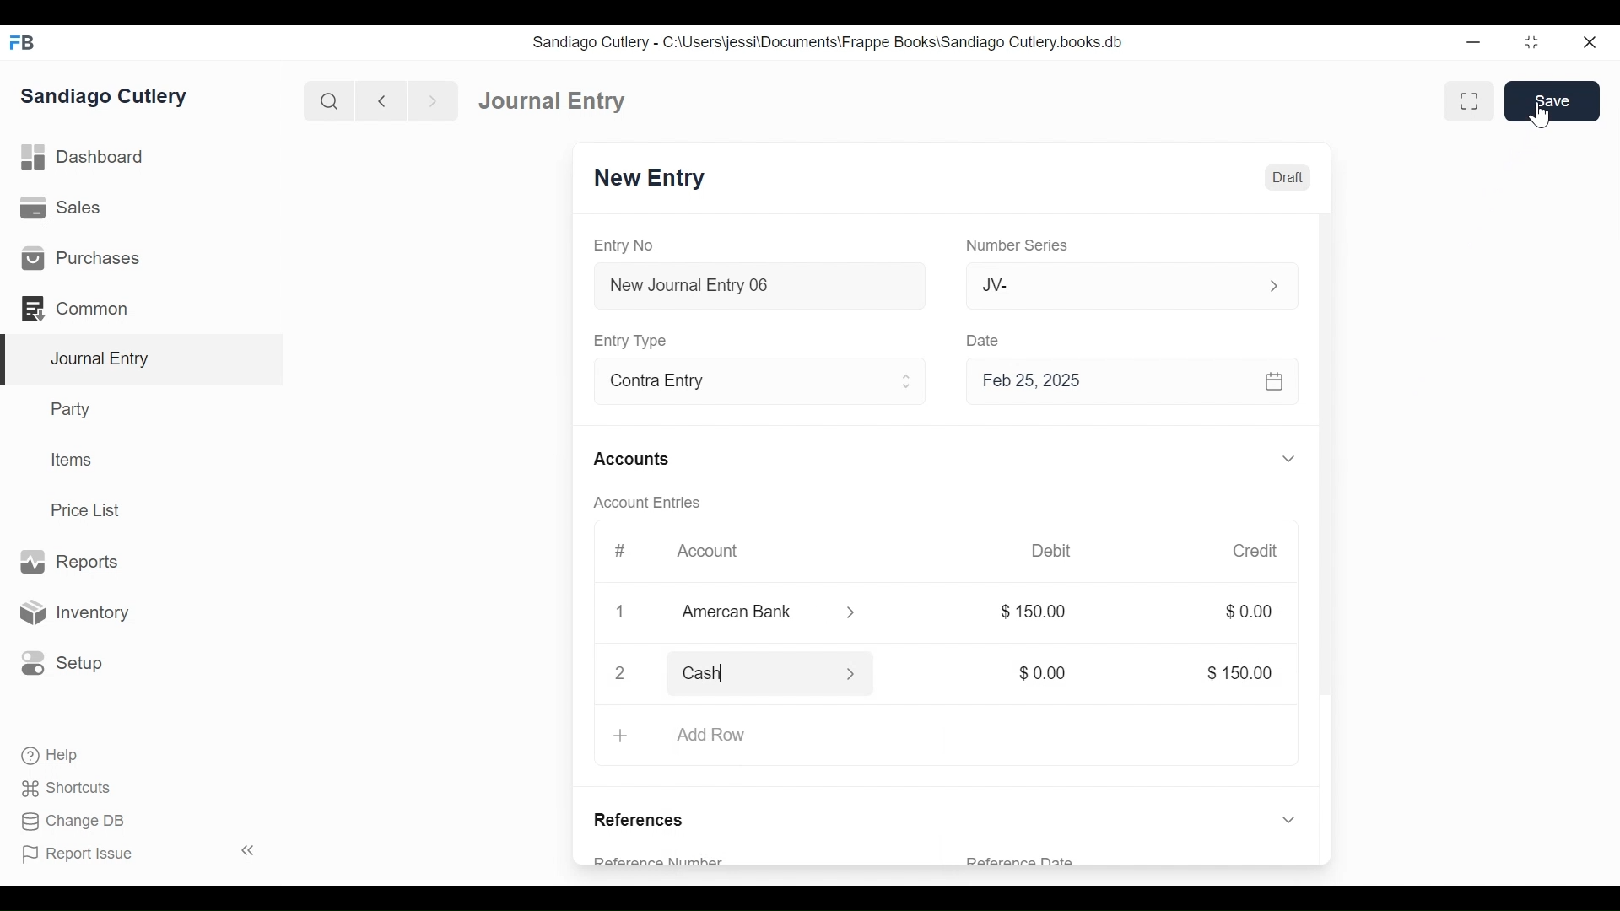 The height and width of the screenshot is (911, 1620). I want to click on $0.00, so click(1044, 673).